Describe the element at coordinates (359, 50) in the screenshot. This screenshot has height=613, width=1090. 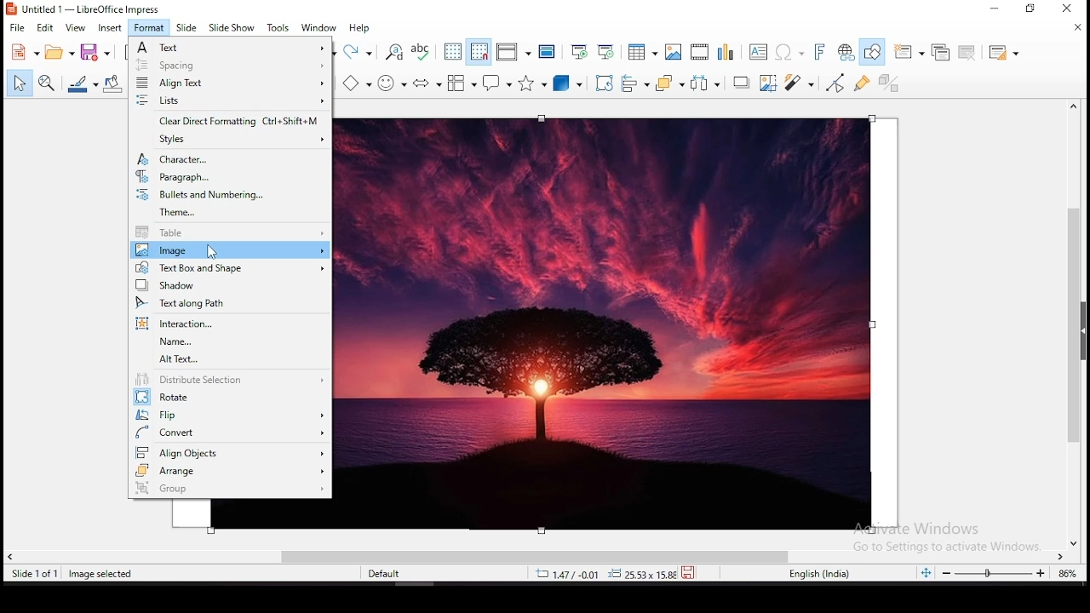
I see `redo` at that location.